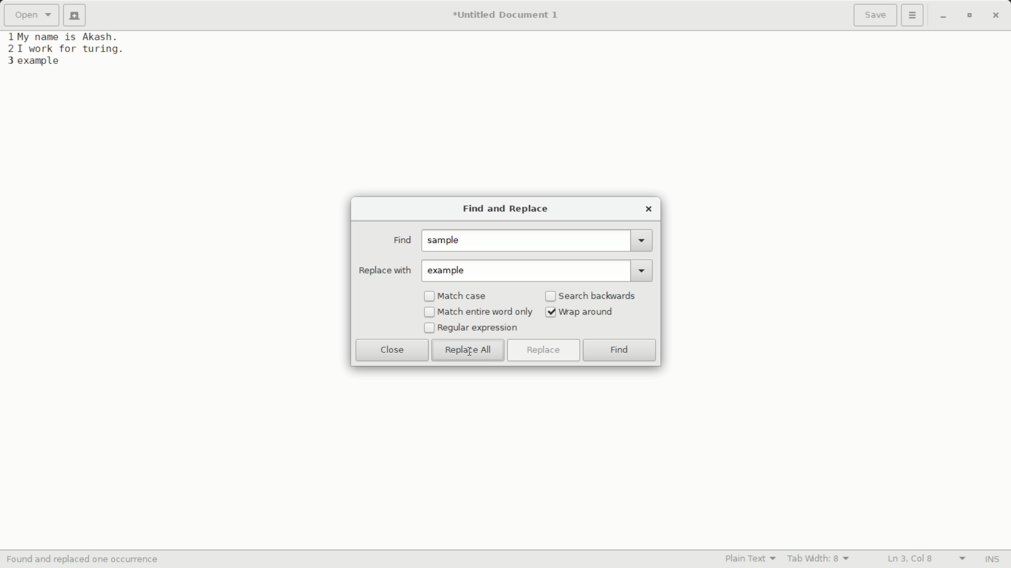  Describe the element at coordinates (7, 61) in the screenshot. I see `3` at that location.